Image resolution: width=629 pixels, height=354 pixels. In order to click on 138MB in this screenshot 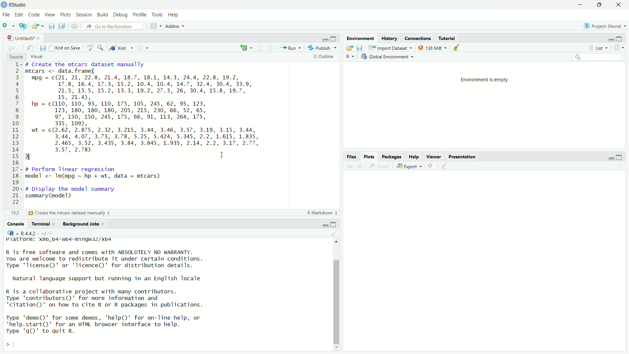, I will do `click(434, 49)`.